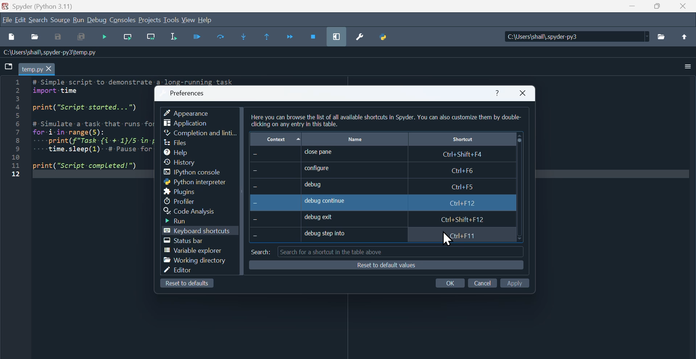 This screenshot has height=359, width=696. What do you see at coordinates (177, 142) in the screenshot?
I see `Files` at bounding box center [177, 142].